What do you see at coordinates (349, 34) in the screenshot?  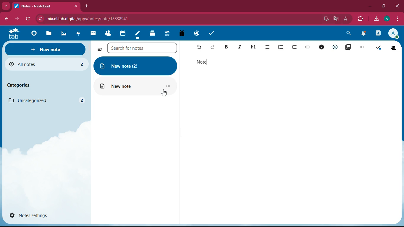 I see `search` at bounding box center [349, 34].